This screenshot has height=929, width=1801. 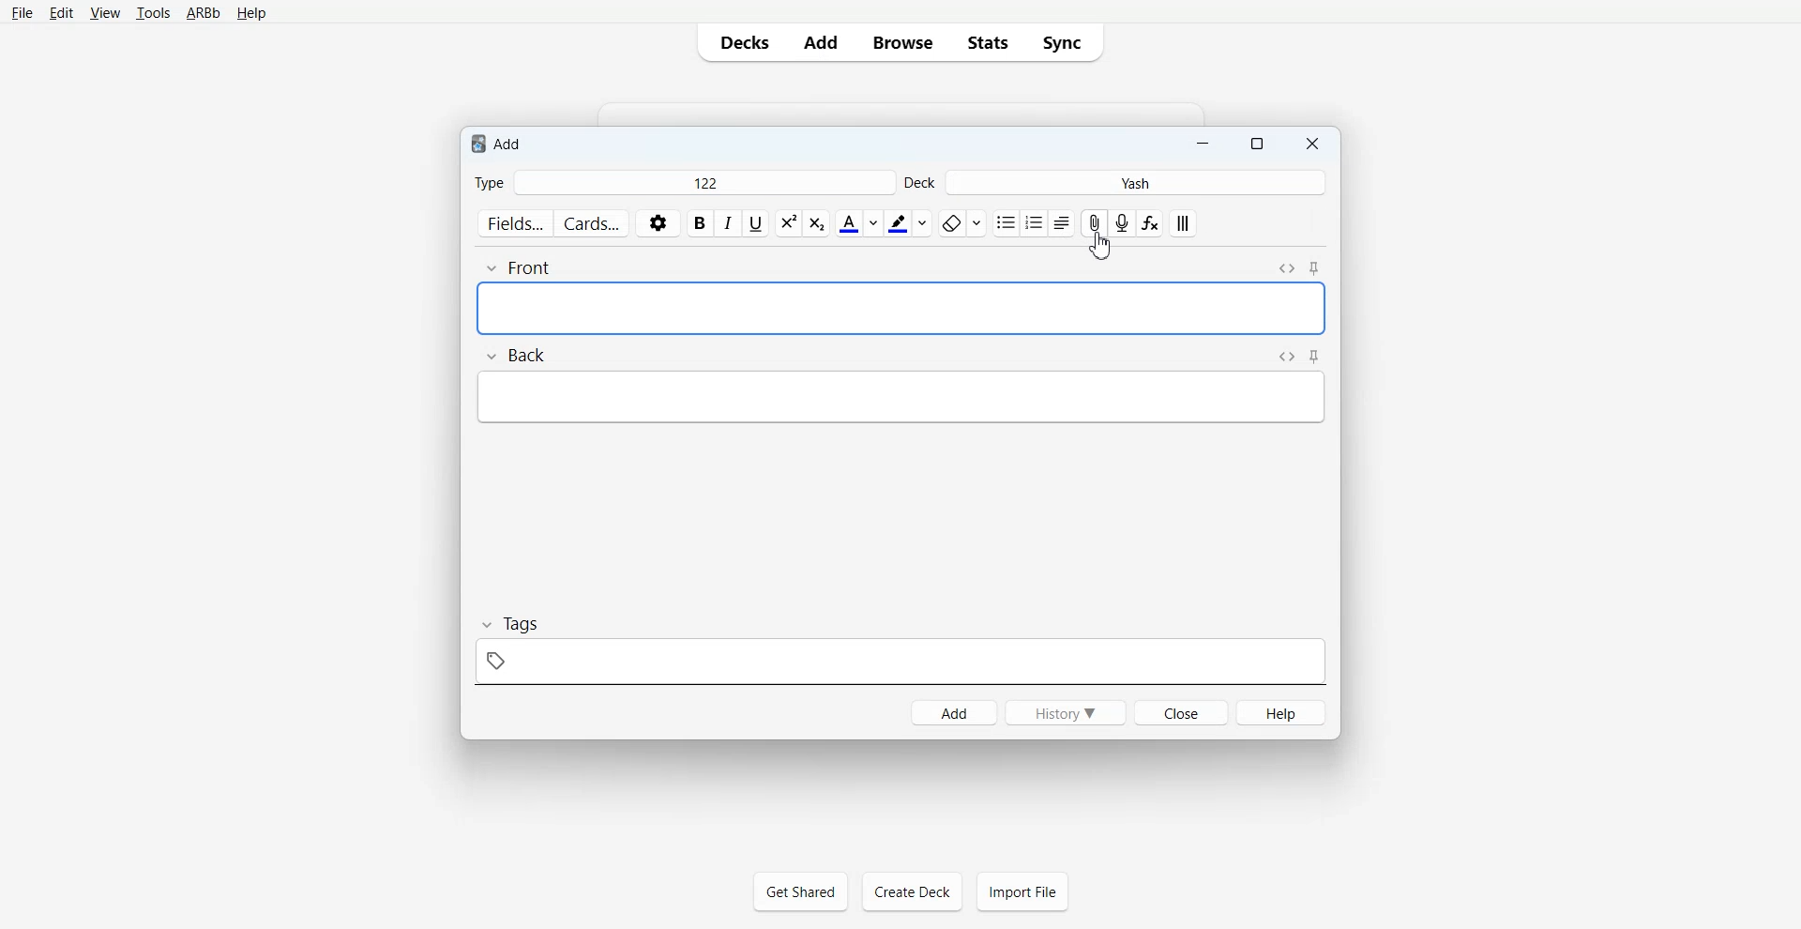 I want to click on Help, so click(x=1281, y=712).